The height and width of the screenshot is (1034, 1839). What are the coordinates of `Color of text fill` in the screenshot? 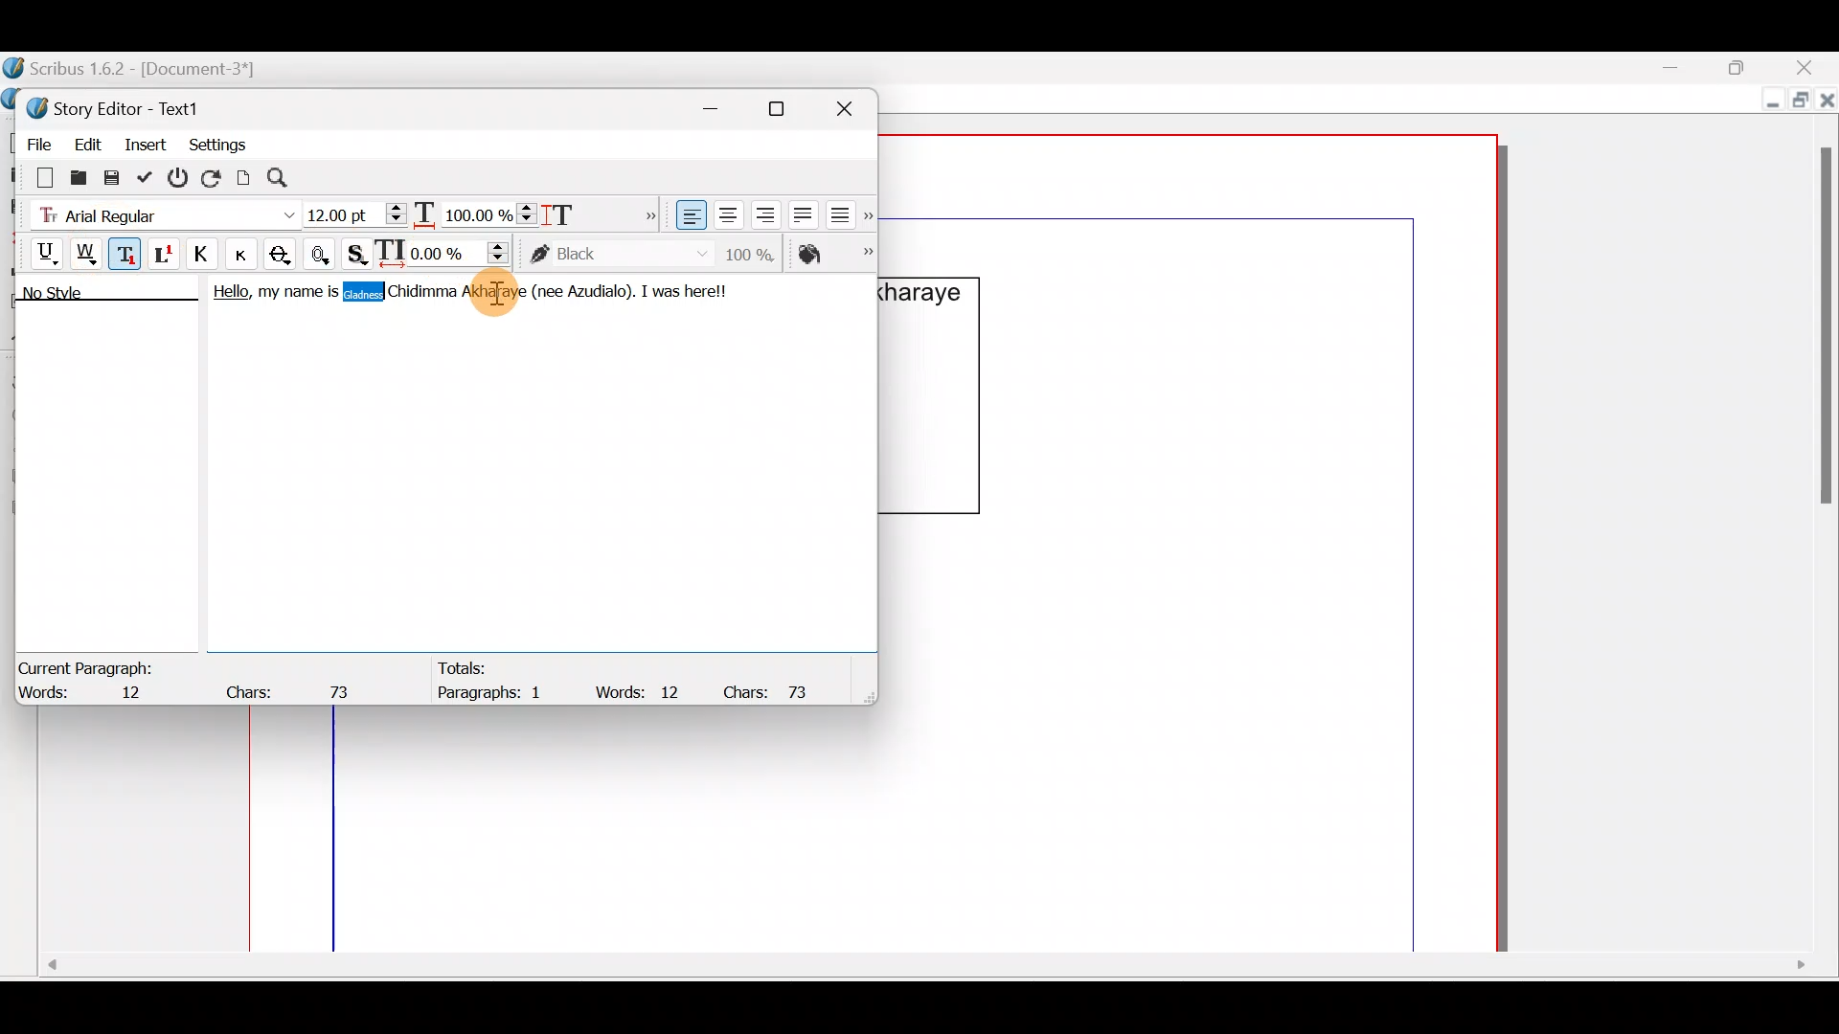 It's located at (833, 254).